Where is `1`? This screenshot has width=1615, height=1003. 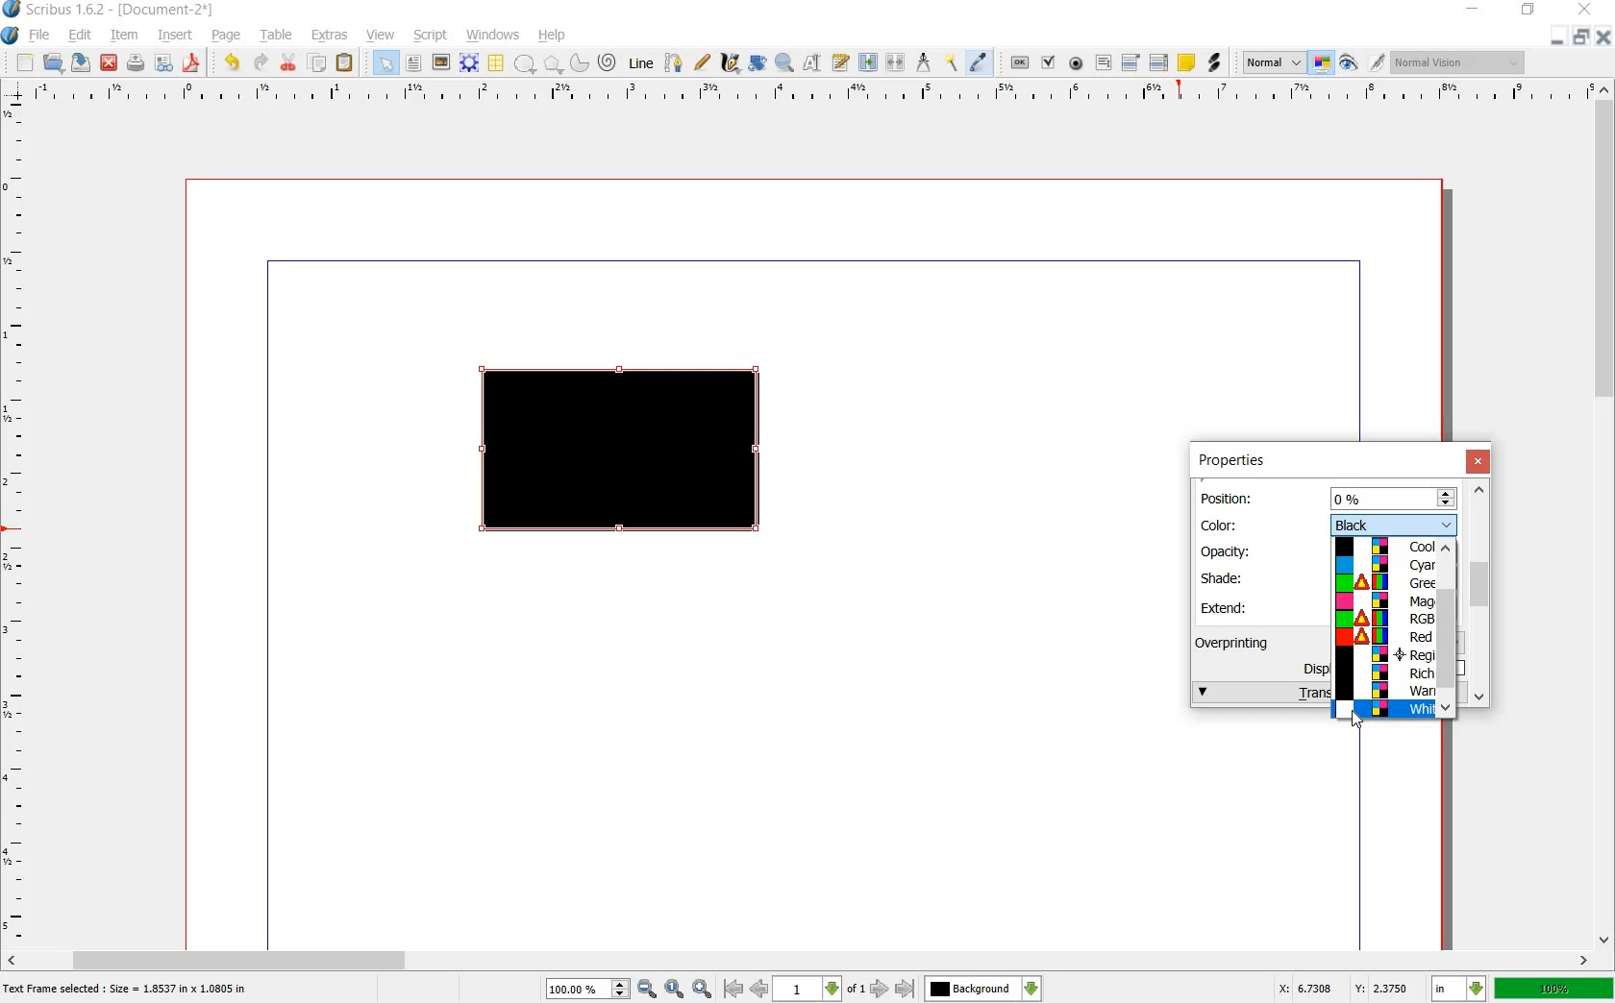 1 is located at coordinates (806, 990).